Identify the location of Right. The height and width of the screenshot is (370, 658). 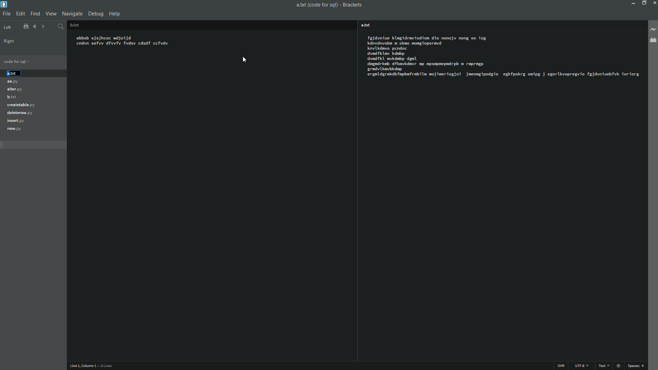
(9, 41).